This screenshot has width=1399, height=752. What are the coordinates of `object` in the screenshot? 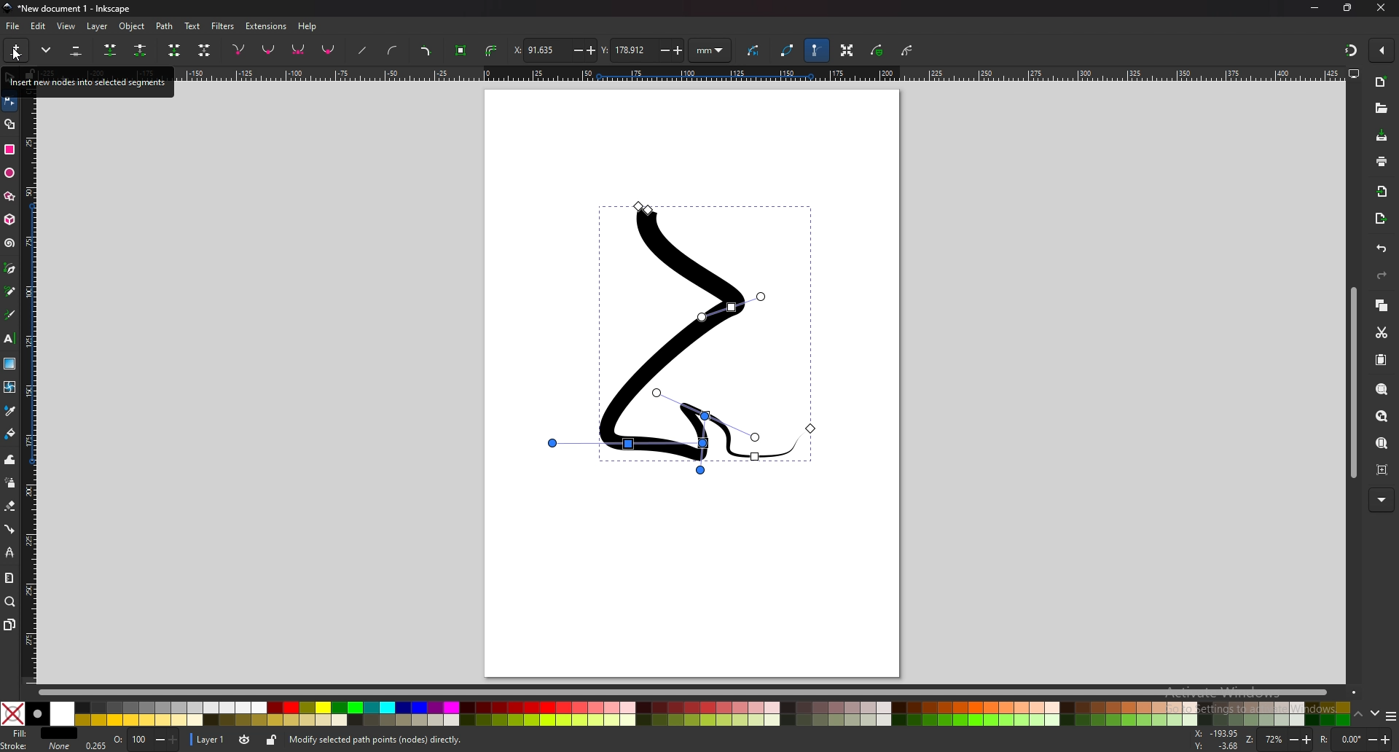 It's located at (131, 26).